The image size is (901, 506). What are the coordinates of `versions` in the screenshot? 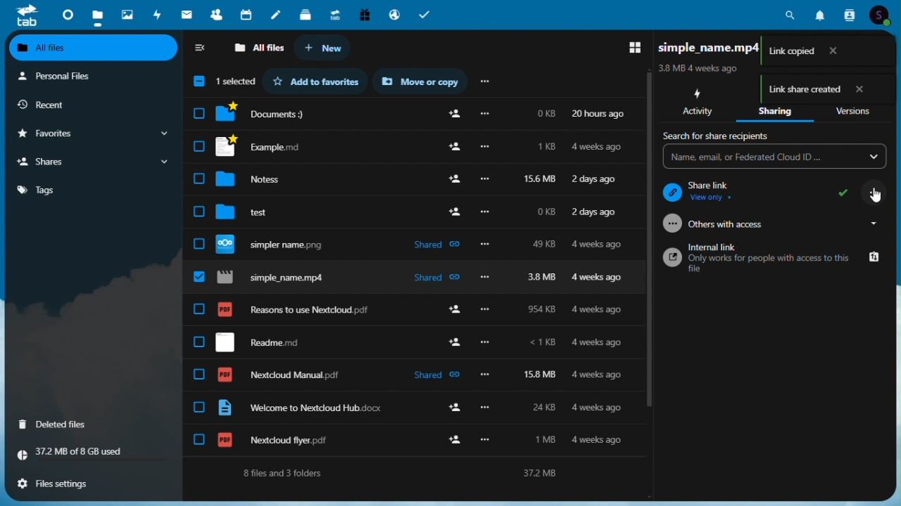 It's located at (855, 103).